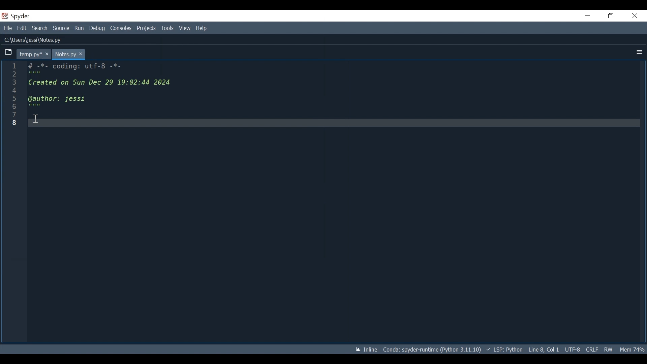  Describe the element at coordinates (167, 28) in the screenshot. I see `Tools` at that location.